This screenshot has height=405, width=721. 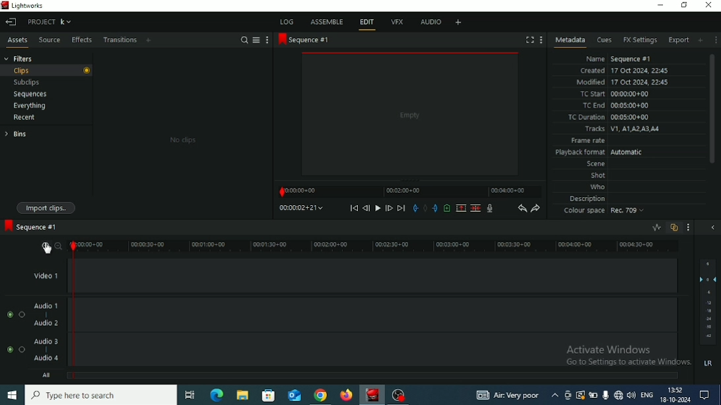 What do you see at coordinates (614, 94) in the screenshot?
I see `TC Start` at bounding box center [614, 94].